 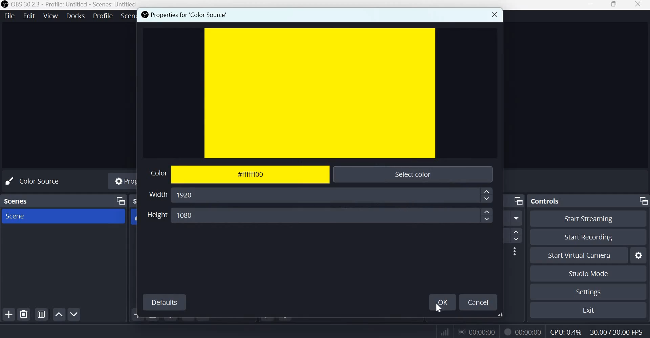 What do you see at coordinates (74, 5) in the screenshot?
I see `OBS 30.2.3 - Profile: Untitled - Scenes: Untitled` at bounding box center [74, 5].